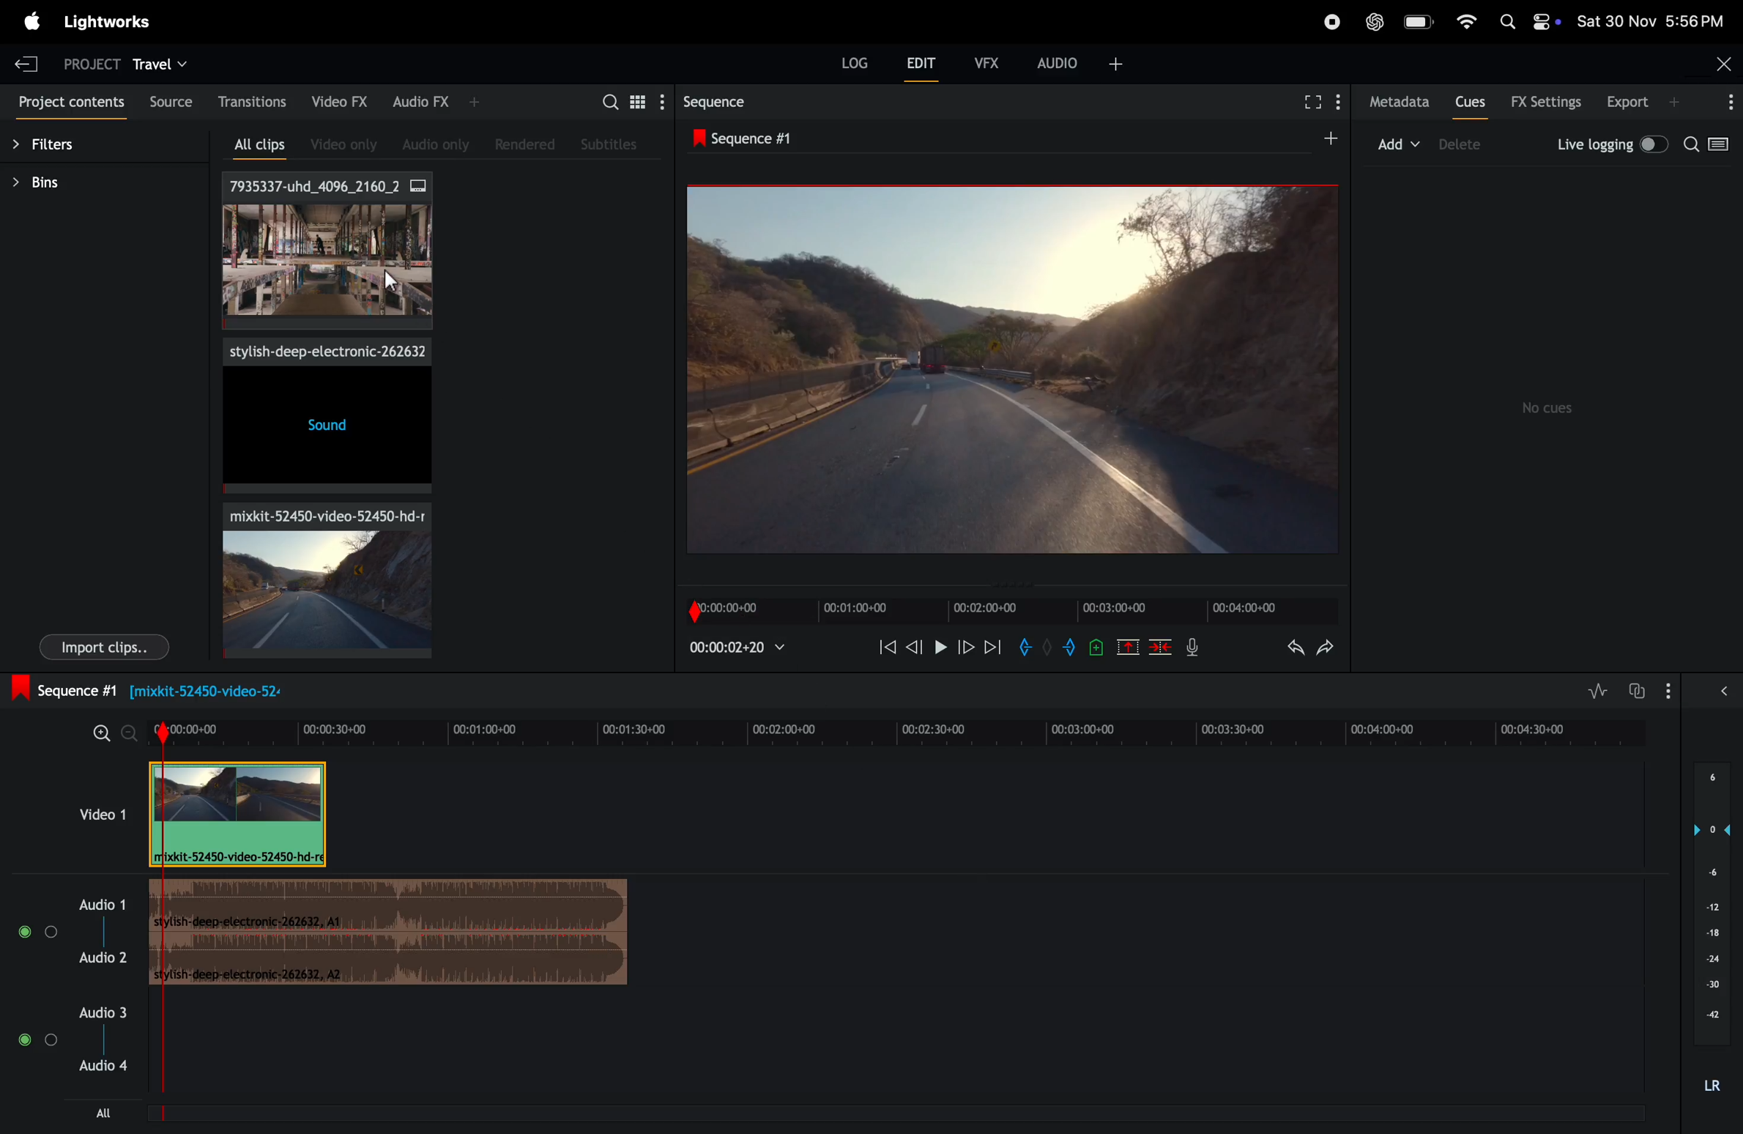  What do you see at coordinates (1163, 647) in the screenshot?
I see `delete` at bounding box center [1163, 647].